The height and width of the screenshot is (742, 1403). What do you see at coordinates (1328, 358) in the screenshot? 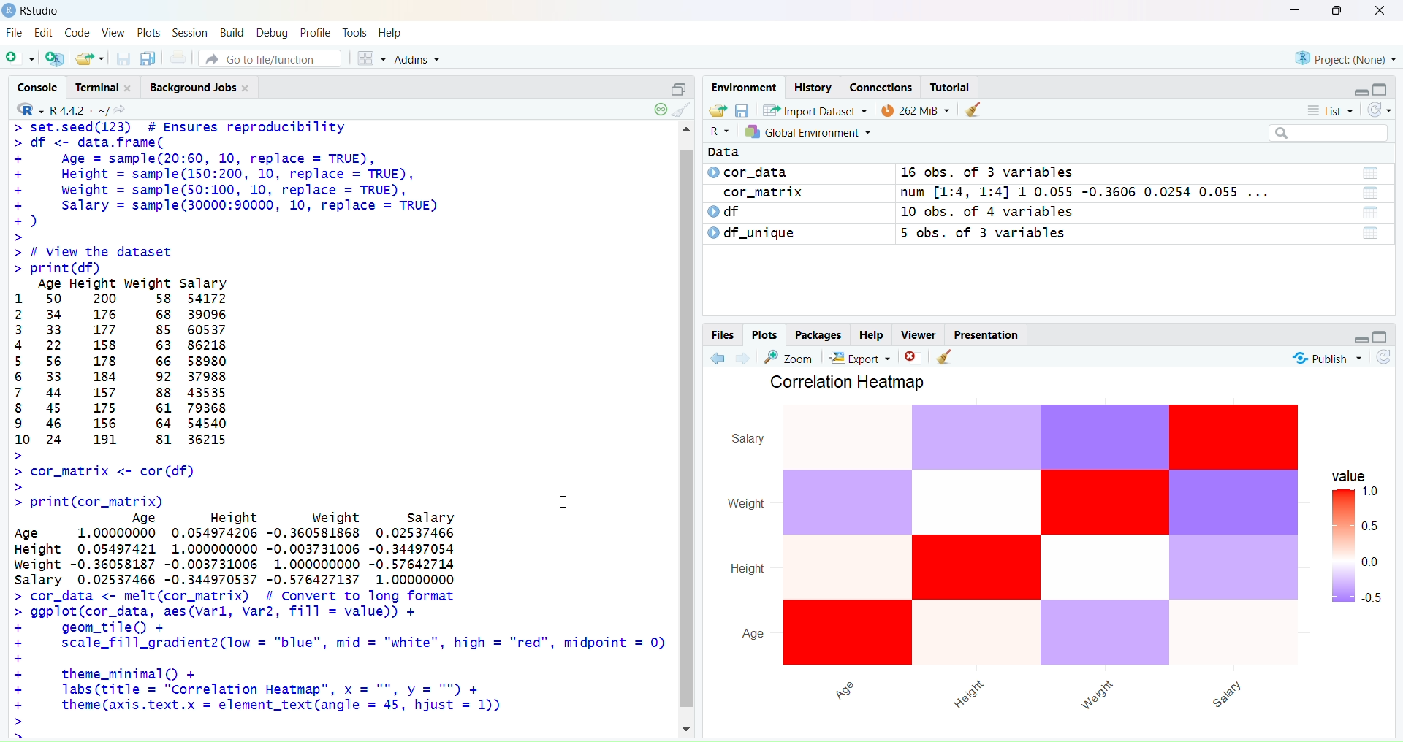
I see `Publish` at bounding box center [1328, 358].